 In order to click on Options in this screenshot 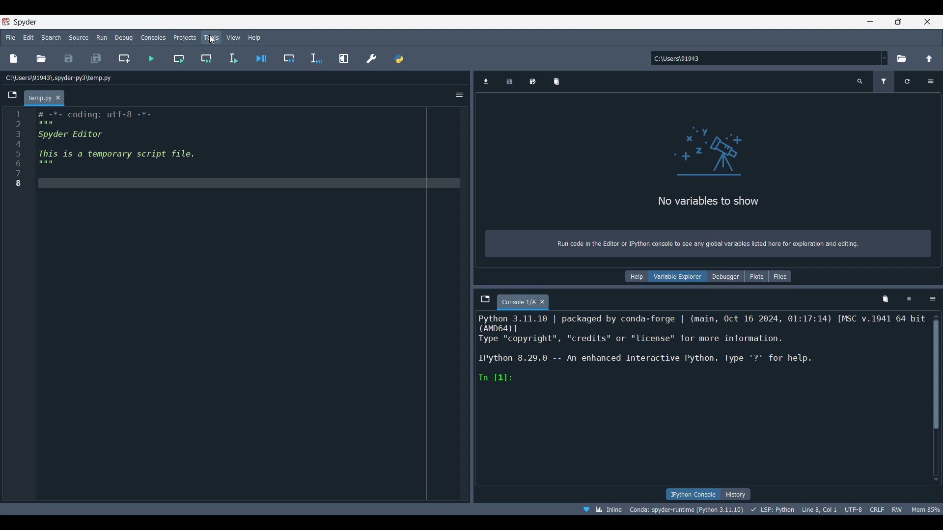, I will do `click(459, 95)`.